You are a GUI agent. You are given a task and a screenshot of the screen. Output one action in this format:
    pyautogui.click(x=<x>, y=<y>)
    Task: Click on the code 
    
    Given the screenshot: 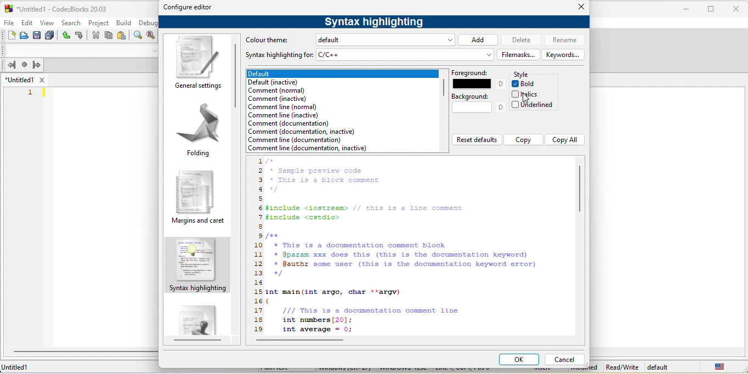 What is the action you would take?
    pyautogui.click(x=377, y=311)
    